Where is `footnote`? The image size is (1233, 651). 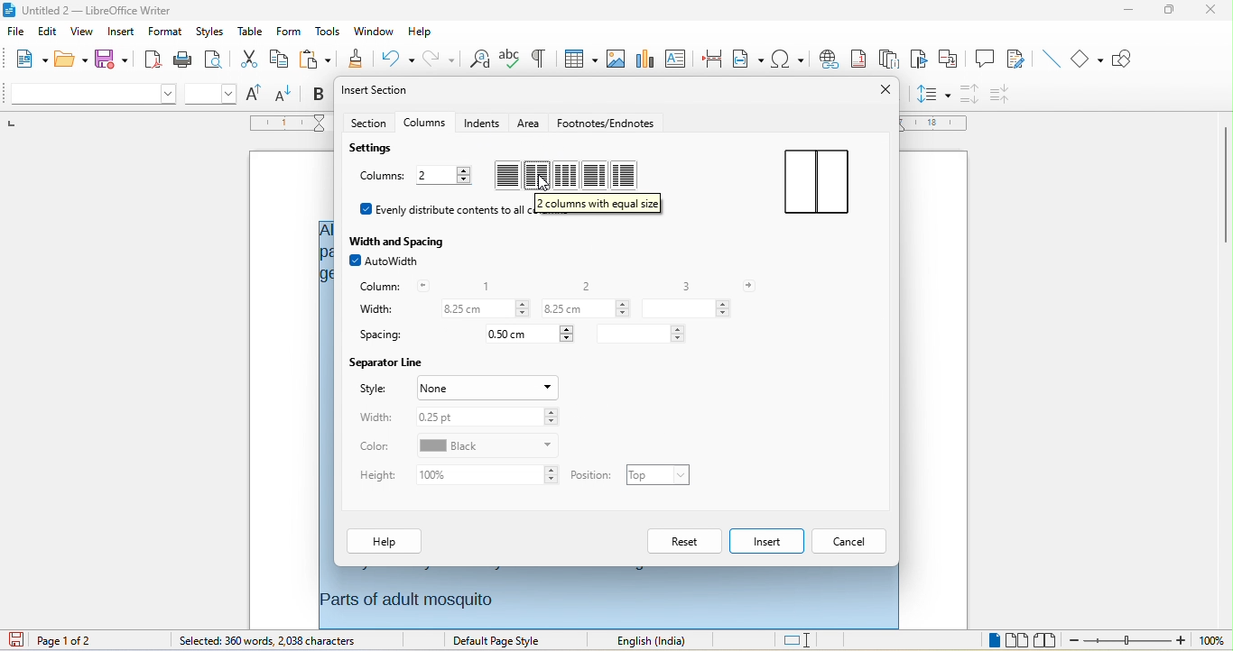
footnote is located at coordinates (861, 60).